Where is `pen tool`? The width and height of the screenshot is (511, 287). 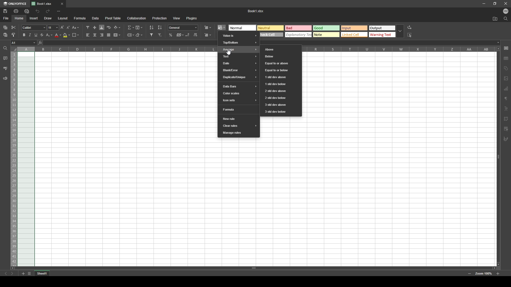
pen tool is located at coordinates (506, 139).